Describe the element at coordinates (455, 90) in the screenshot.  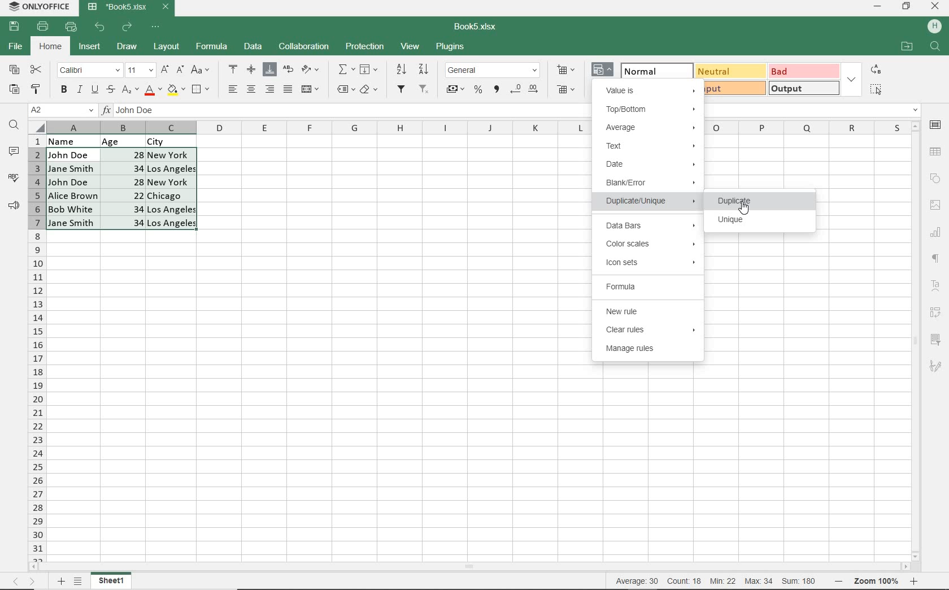
I see `ACCOUNTING STYLE` at that location.